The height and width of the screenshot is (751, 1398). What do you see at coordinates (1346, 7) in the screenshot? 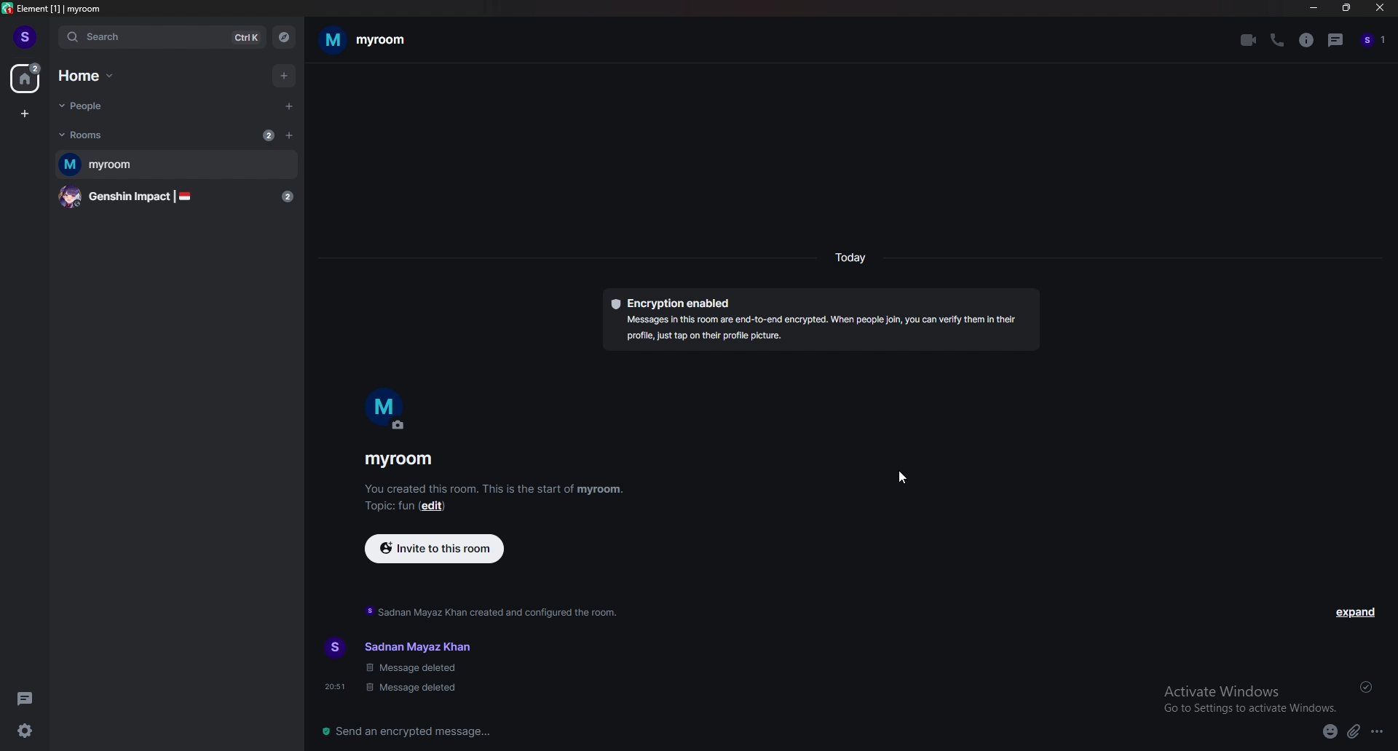
I see `resize` at bounding box center [1346, 7].